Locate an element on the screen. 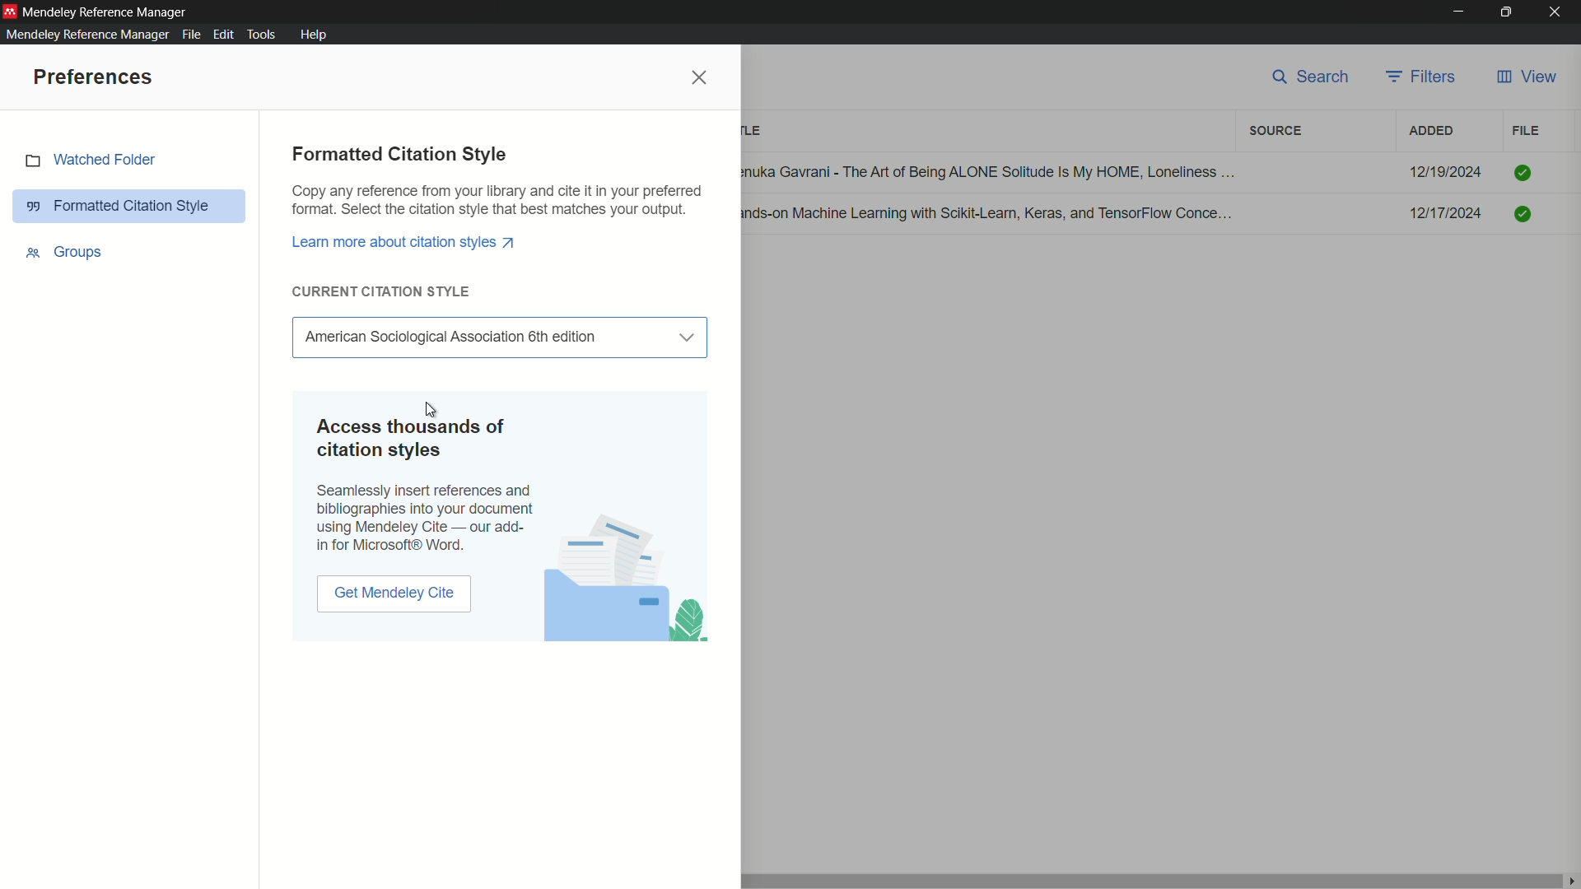 The width and height of the screenshot is (1581, 889). get mendeley cite is located at coordinates (394, 596).